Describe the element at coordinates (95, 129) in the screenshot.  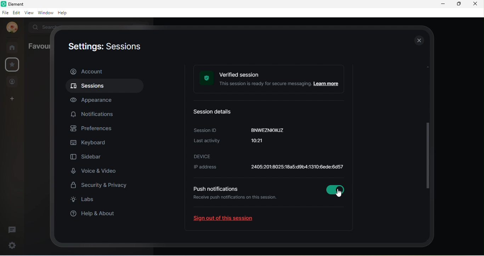
I see `preferences` at that location.